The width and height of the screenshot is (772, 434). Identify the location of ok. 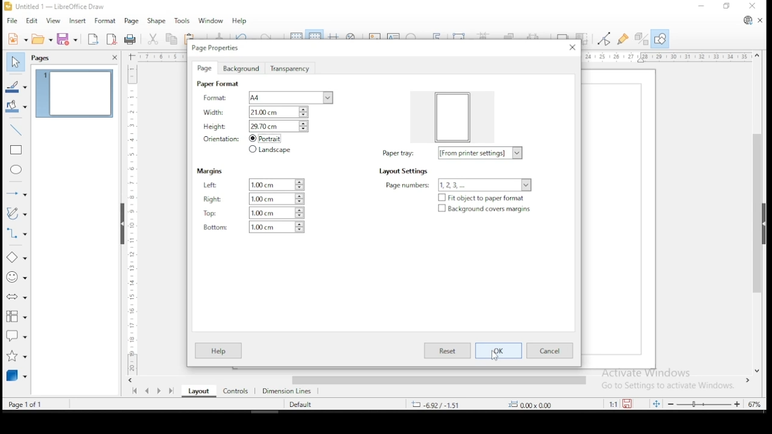
(499, 351).